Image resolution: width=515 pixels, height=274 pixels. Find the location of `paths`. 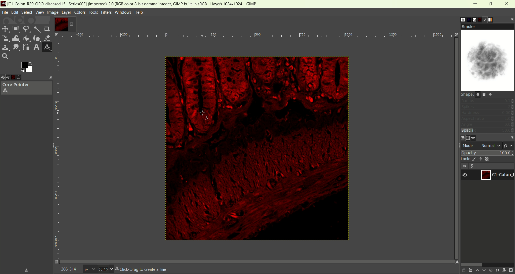

paths is located at coordinates (475, 138).